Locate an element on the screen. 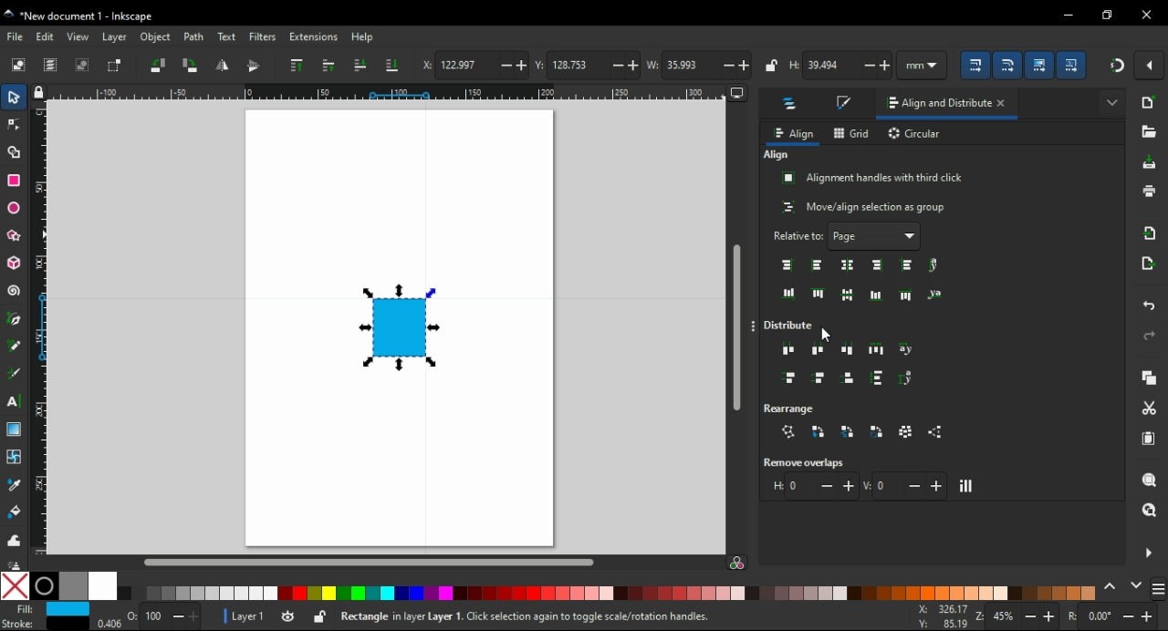 The image size is (1168, 631). align is located at coordinates (777, 155).